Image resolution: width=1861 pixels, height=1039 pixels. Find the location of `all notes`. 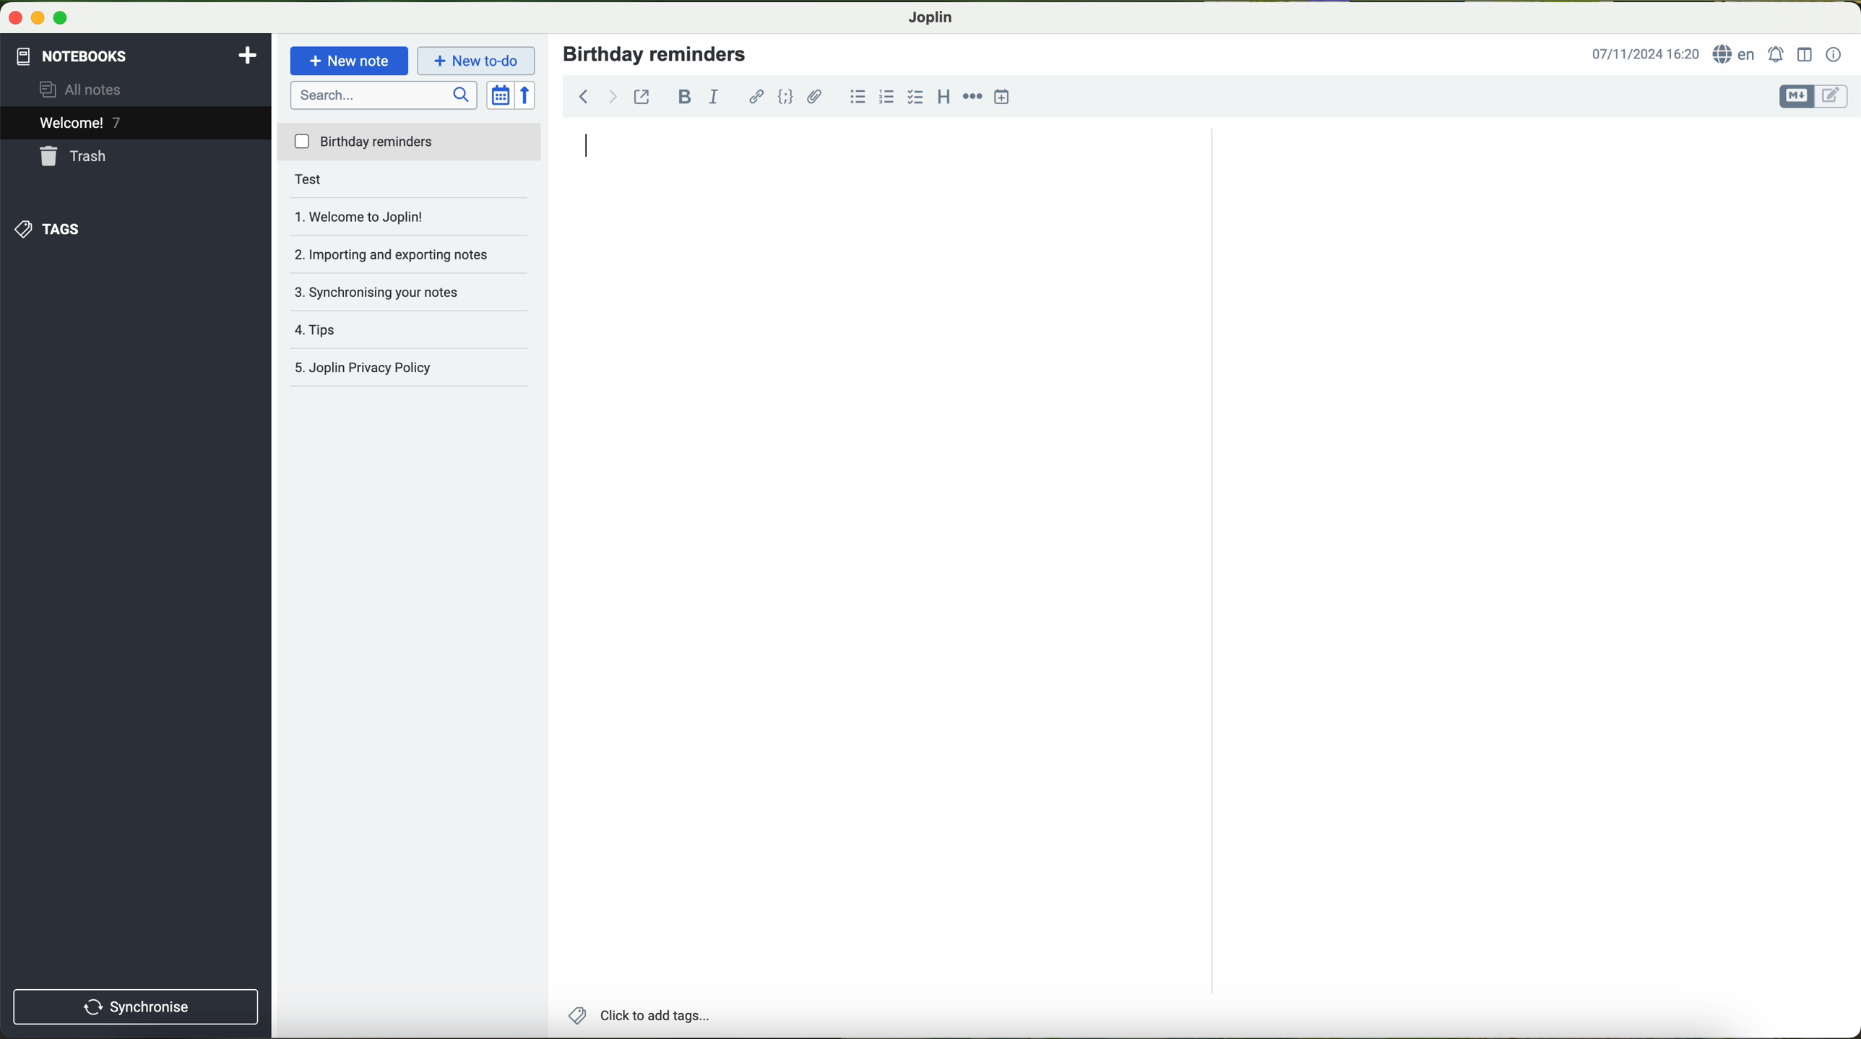

all notes is located at coordinates (95, 90).